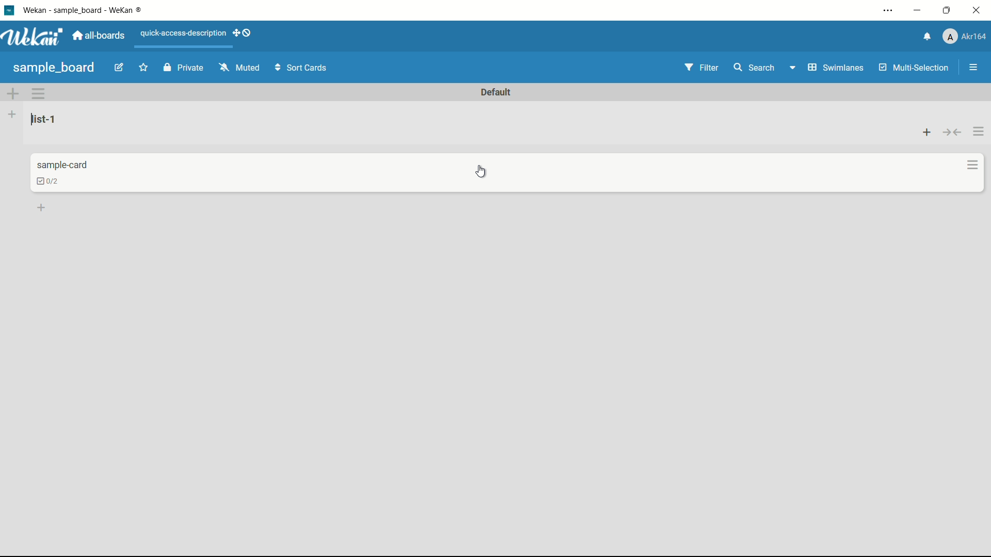 The image size is (991, 557). Describe the element at coordinates (835, 67) in the screenshot. I see `swimlanes` at that location.